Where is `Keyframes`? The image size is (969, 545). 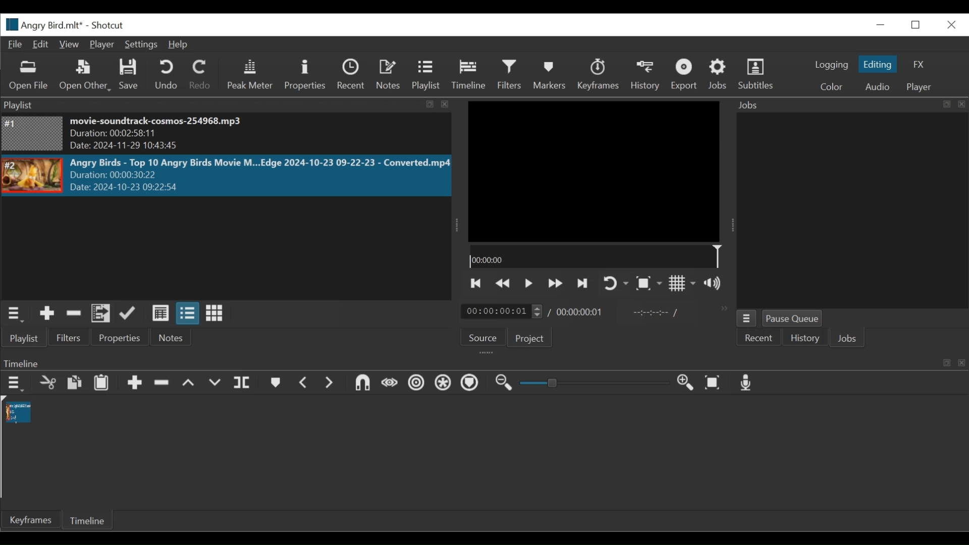
Keyframes is located at coordinates (597, 74).